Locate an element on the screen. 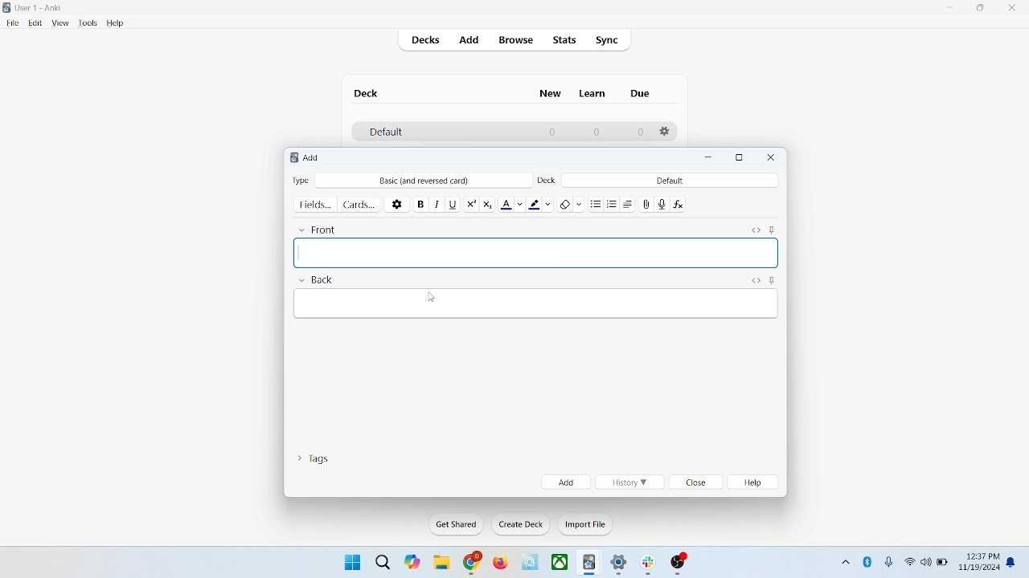  battery is located at coordinates (943, 564).